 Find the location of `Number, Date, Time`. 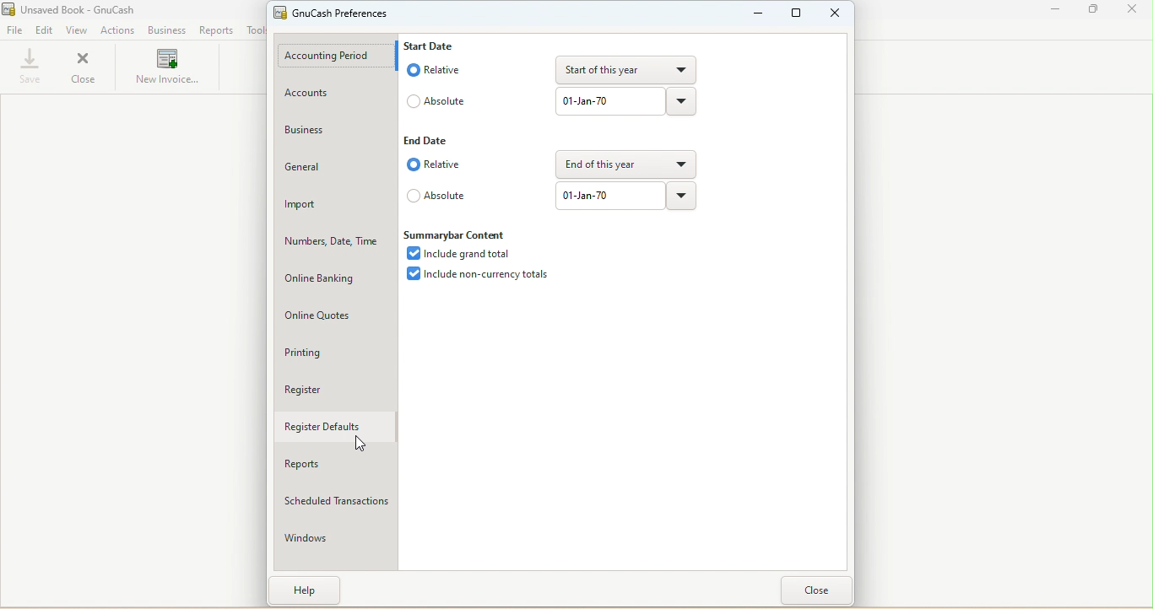

Number, Date, Time is located at coordinates (332, 242).